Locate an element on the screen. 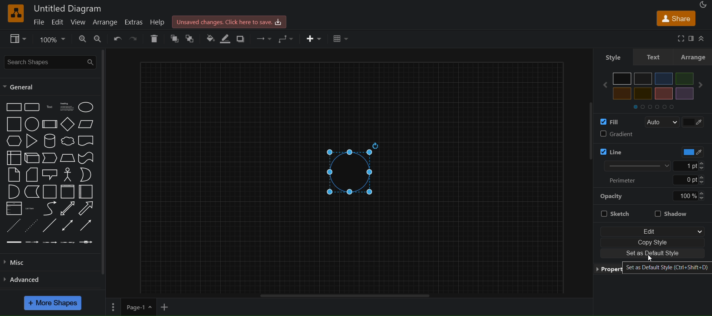 The width and height of the screenshot is (712, 316). internal storage is located at coordinates (13, 157).